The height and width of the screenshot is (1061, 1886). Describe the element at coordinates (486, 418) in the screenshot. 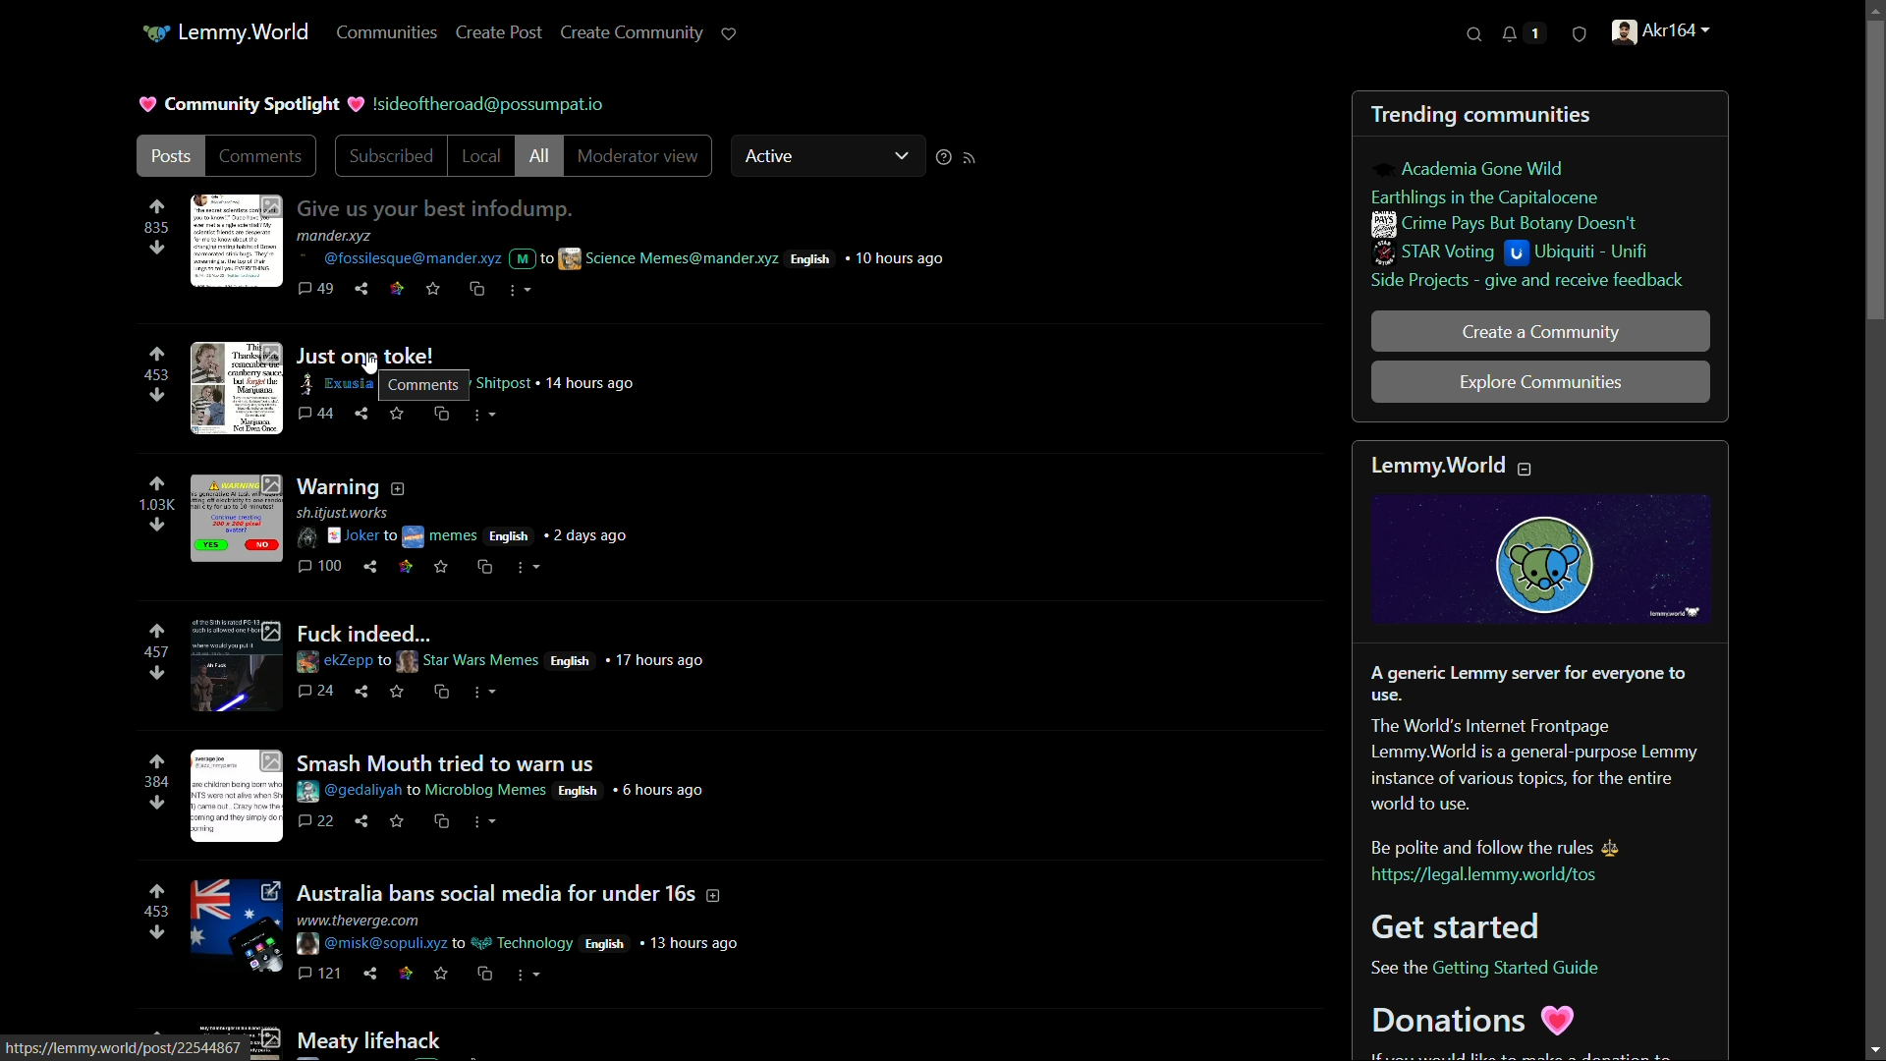

I see `more actions` at that location.